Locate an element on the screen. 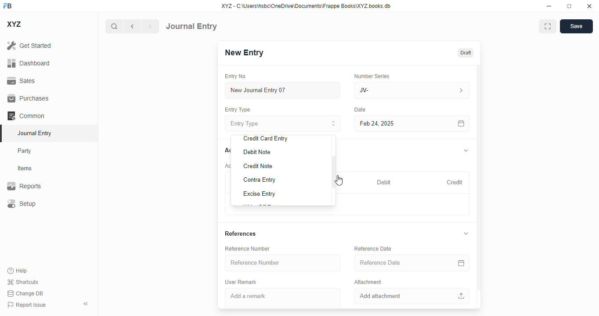 The image size is (599, 316). reference number is located at coordinates (248, 248).